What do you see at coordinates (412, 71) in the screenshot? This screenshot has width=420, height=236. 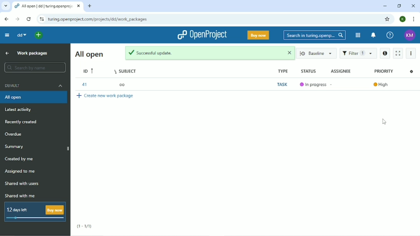 I see `Configure view` at bounding box center [412, 71].